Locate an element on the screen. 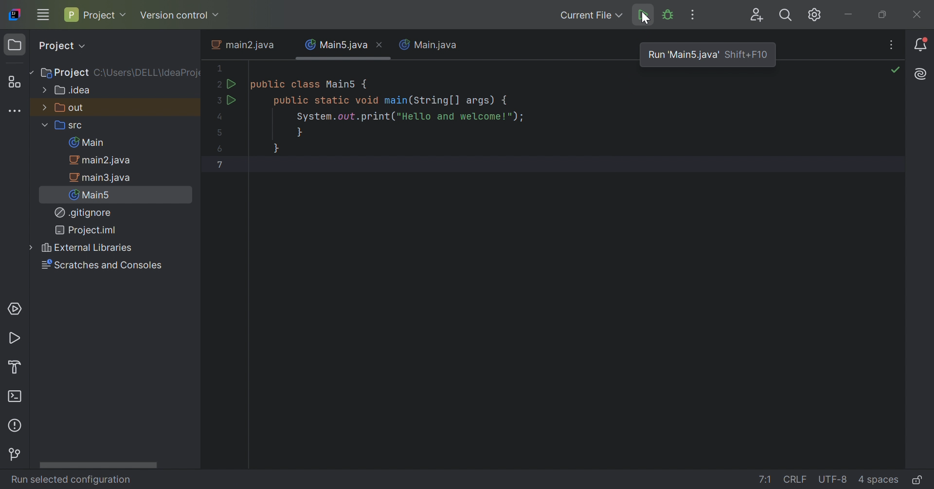 Image resolution: width=934 pixels, height=489 pixels. Run 'Main5.java' is located at coordinates (685, 54).